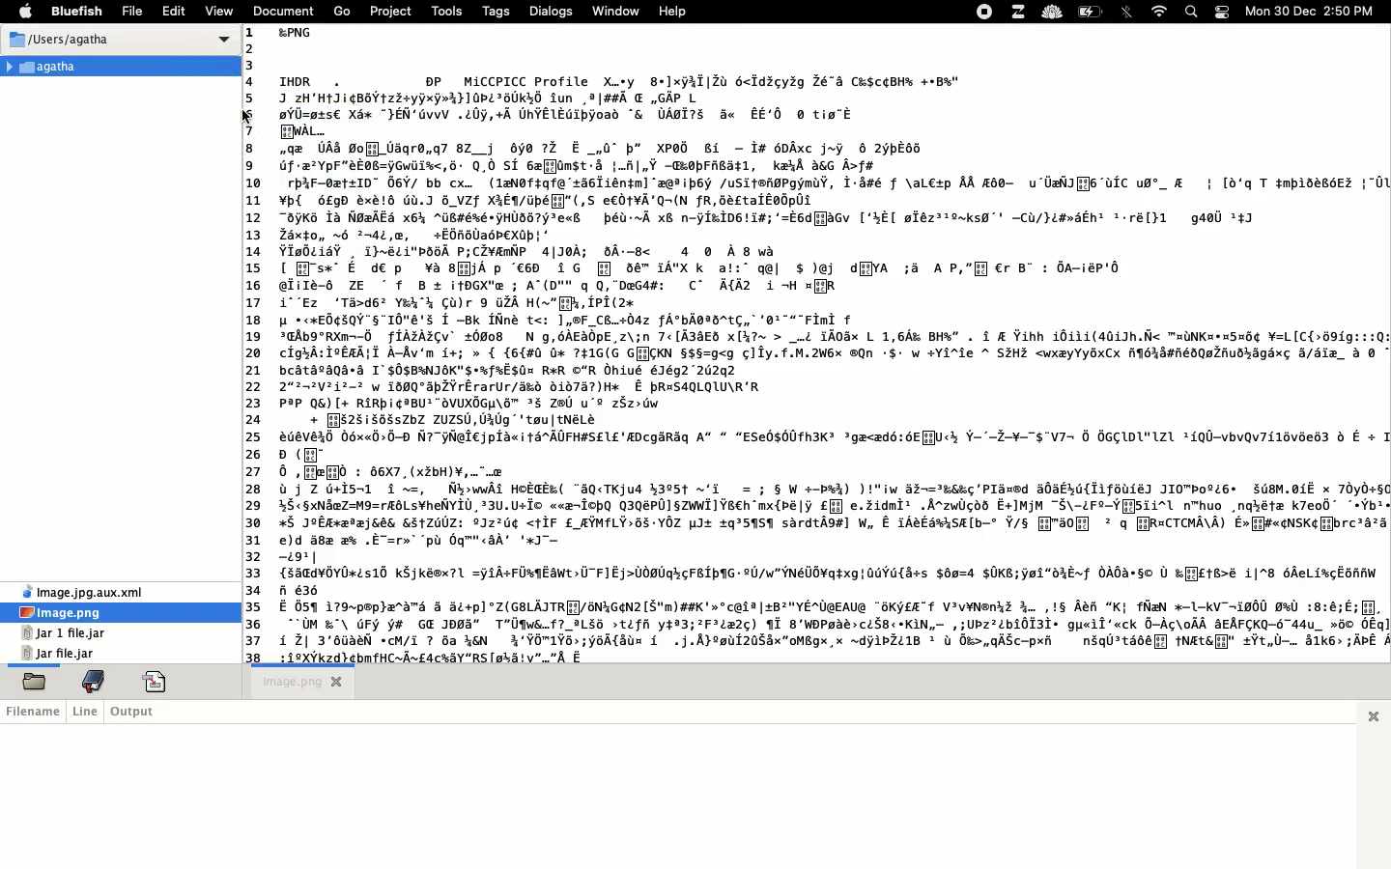 The height and width of the screenshot is (869, 1391). I want to click on bluetooth, so click(1129, 14).